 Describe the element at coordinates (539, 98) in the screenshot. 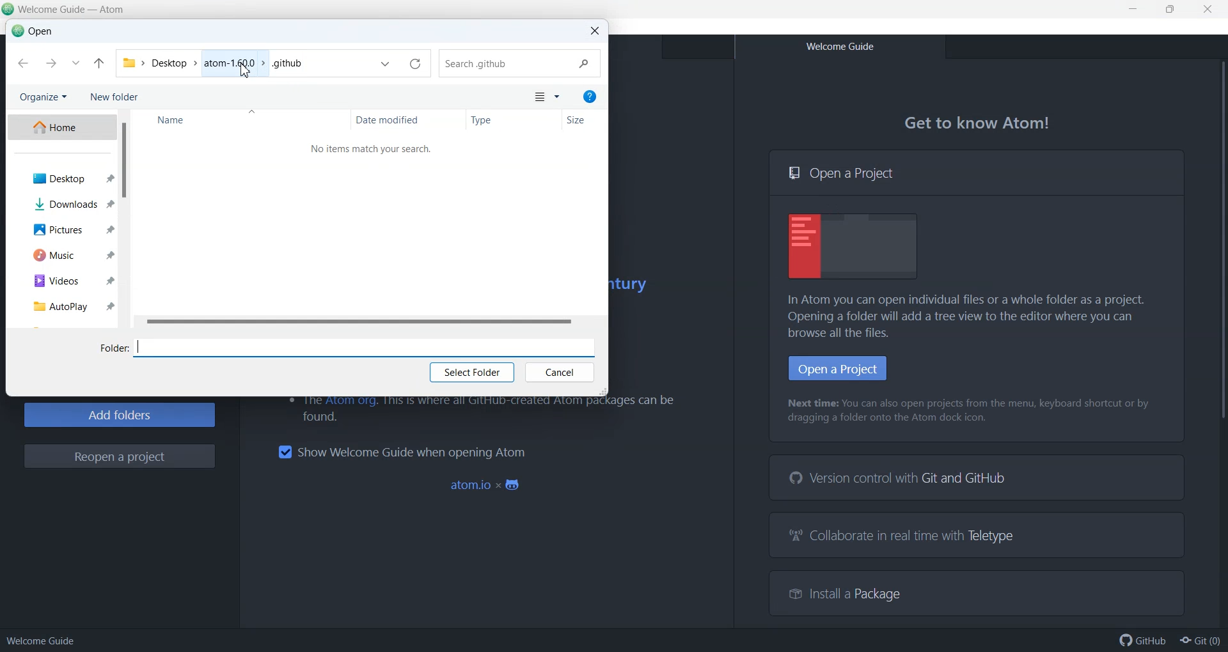

I see `Change your view` at that location.